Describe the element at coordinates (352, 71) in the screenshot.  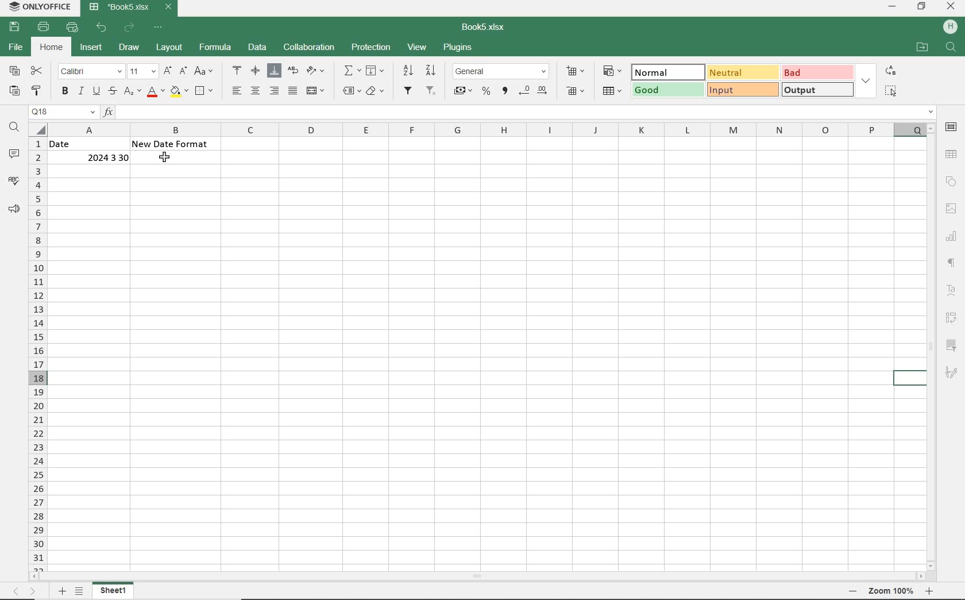
I see `SUMMATION` at that location.